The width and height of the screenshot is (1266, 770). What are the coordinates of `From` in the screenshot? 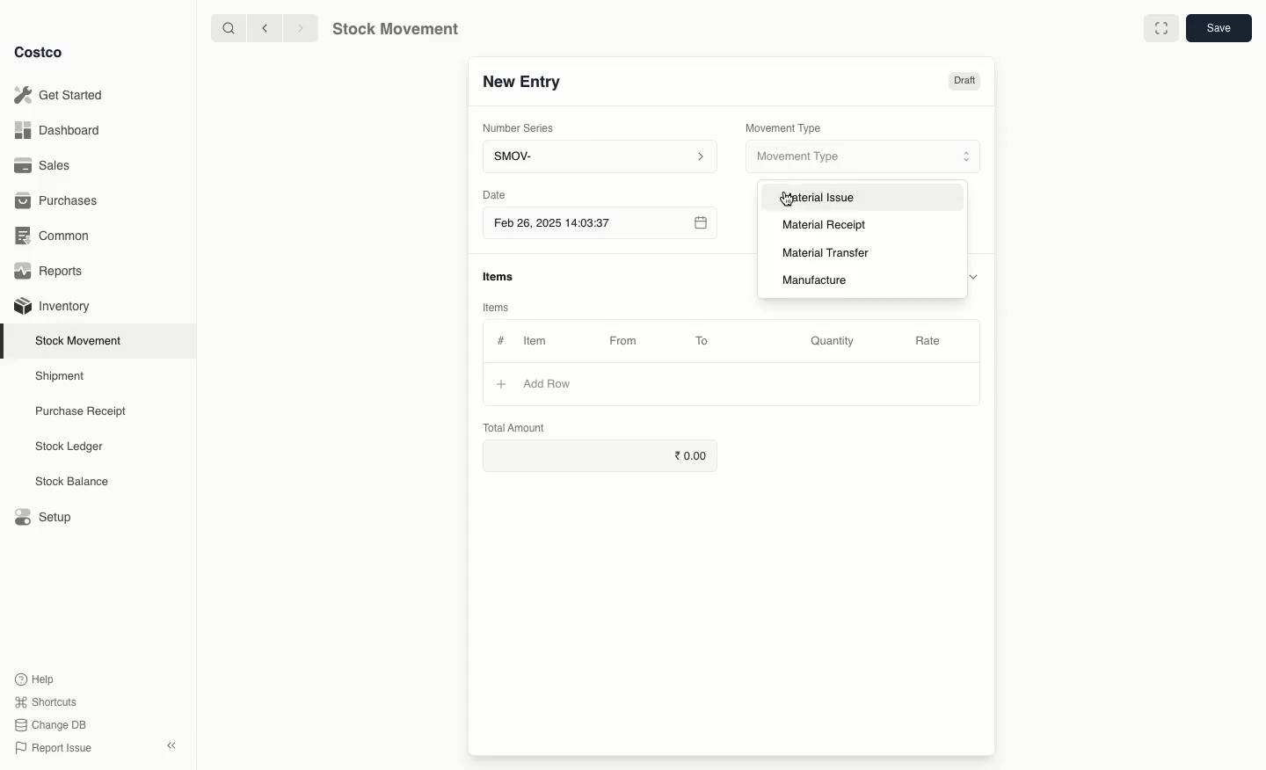 It's located at (629, 344).